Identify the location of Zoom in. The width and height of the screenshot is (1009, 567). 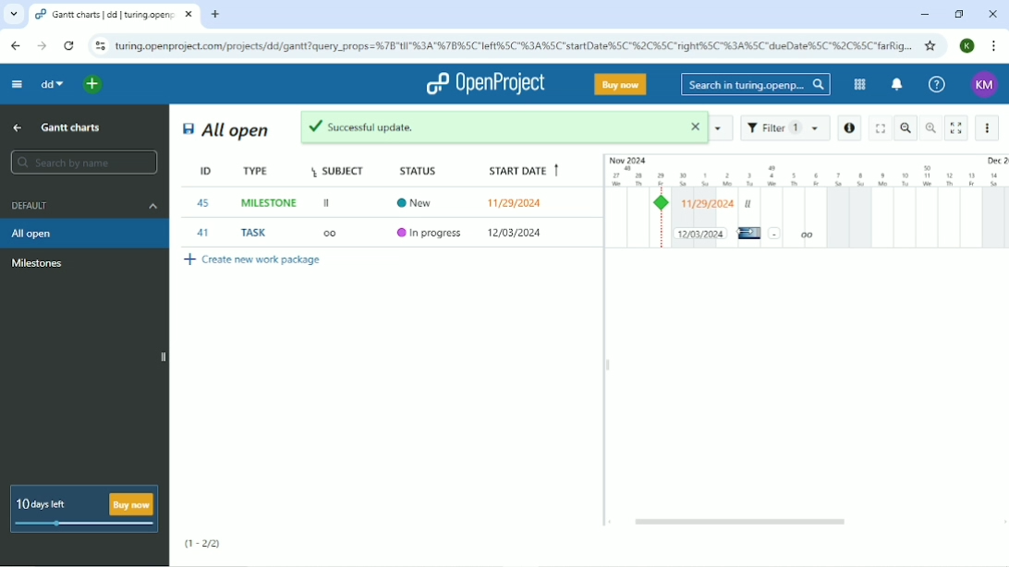
(930, 127).